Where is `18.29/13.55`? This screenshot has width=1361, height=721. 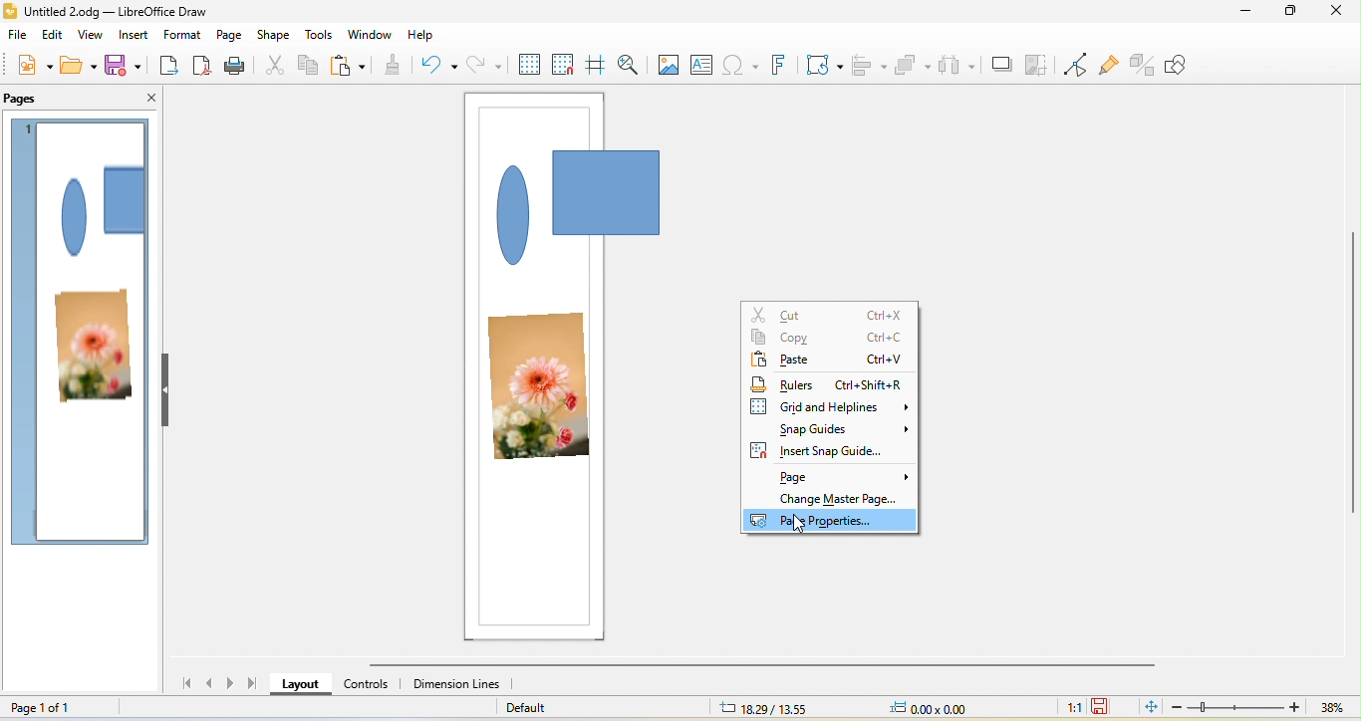 18.29/13.55 is located at coordinates (756, 709).